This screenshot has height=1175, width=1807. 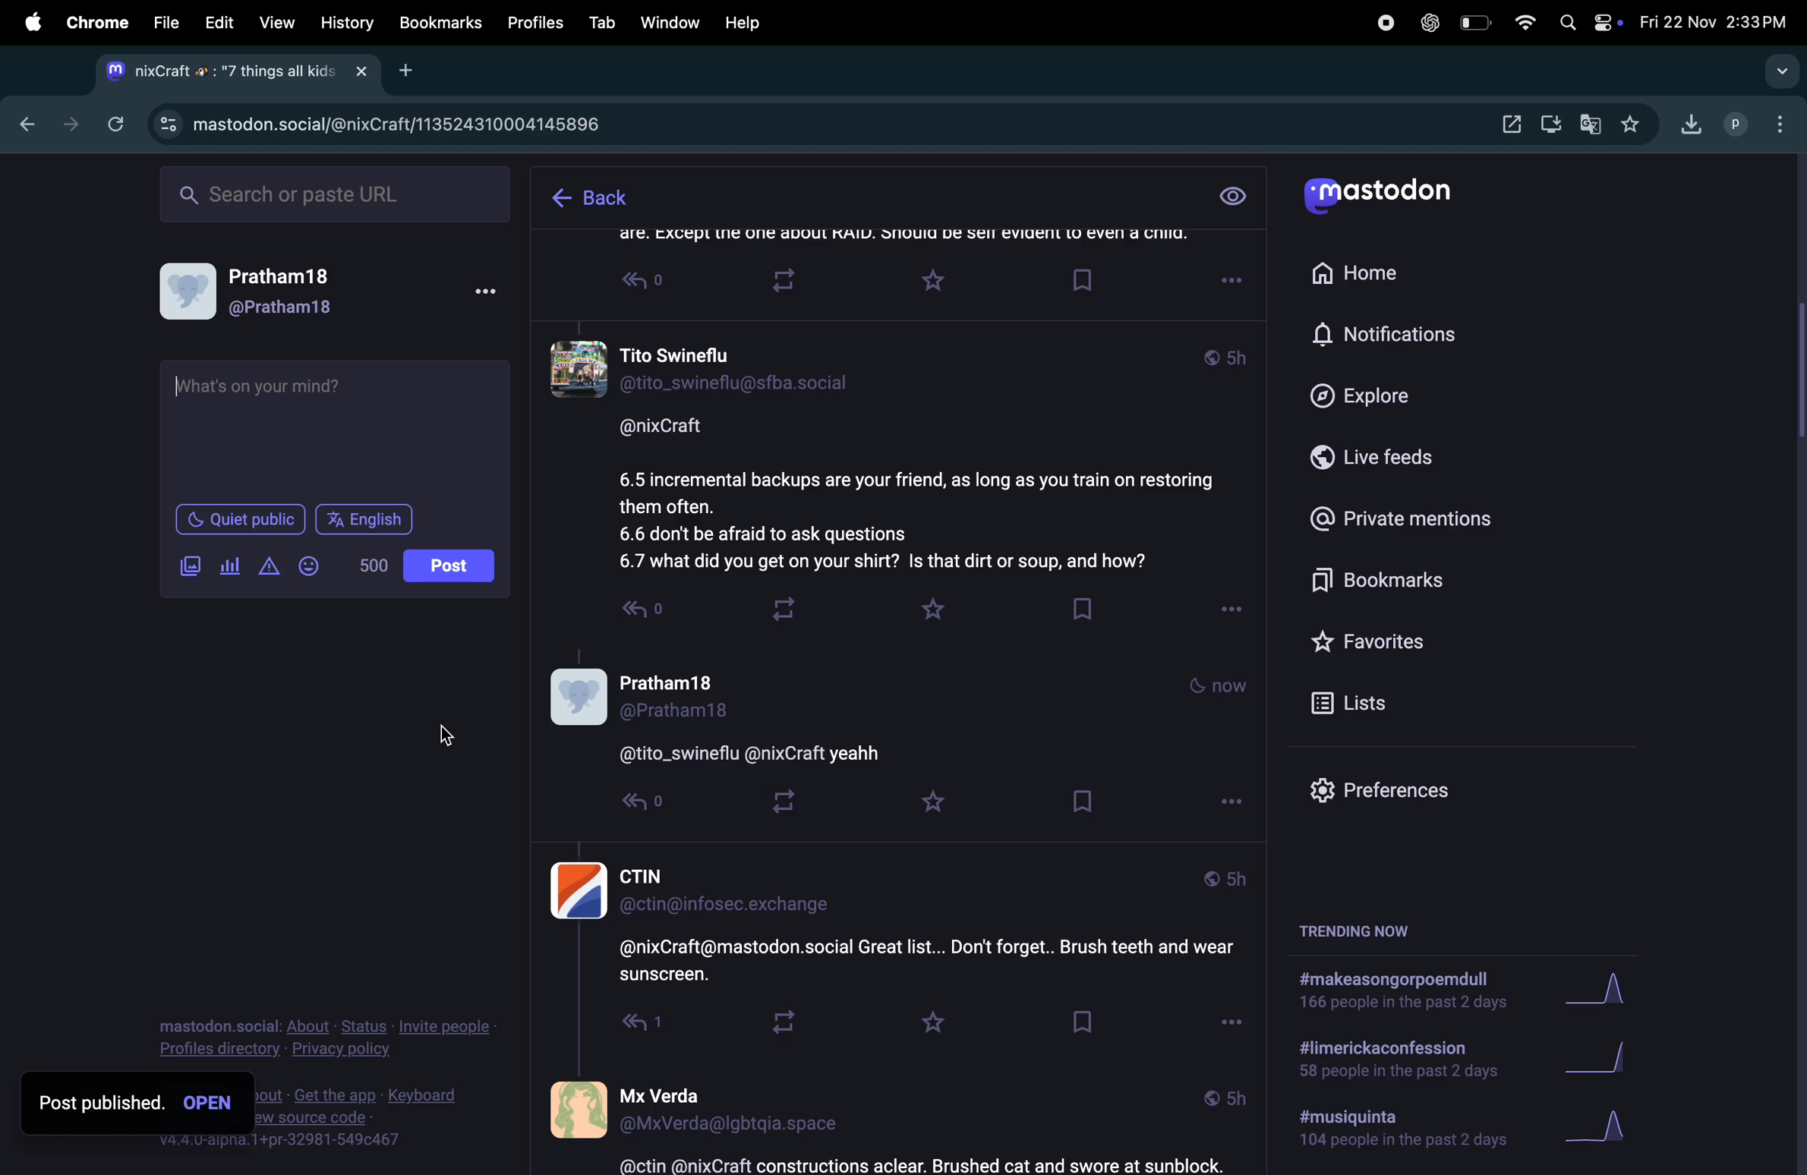 What do you see at coordinates (747, 23) in the screenshot?
I see `help` at bounding box center [747, 23].